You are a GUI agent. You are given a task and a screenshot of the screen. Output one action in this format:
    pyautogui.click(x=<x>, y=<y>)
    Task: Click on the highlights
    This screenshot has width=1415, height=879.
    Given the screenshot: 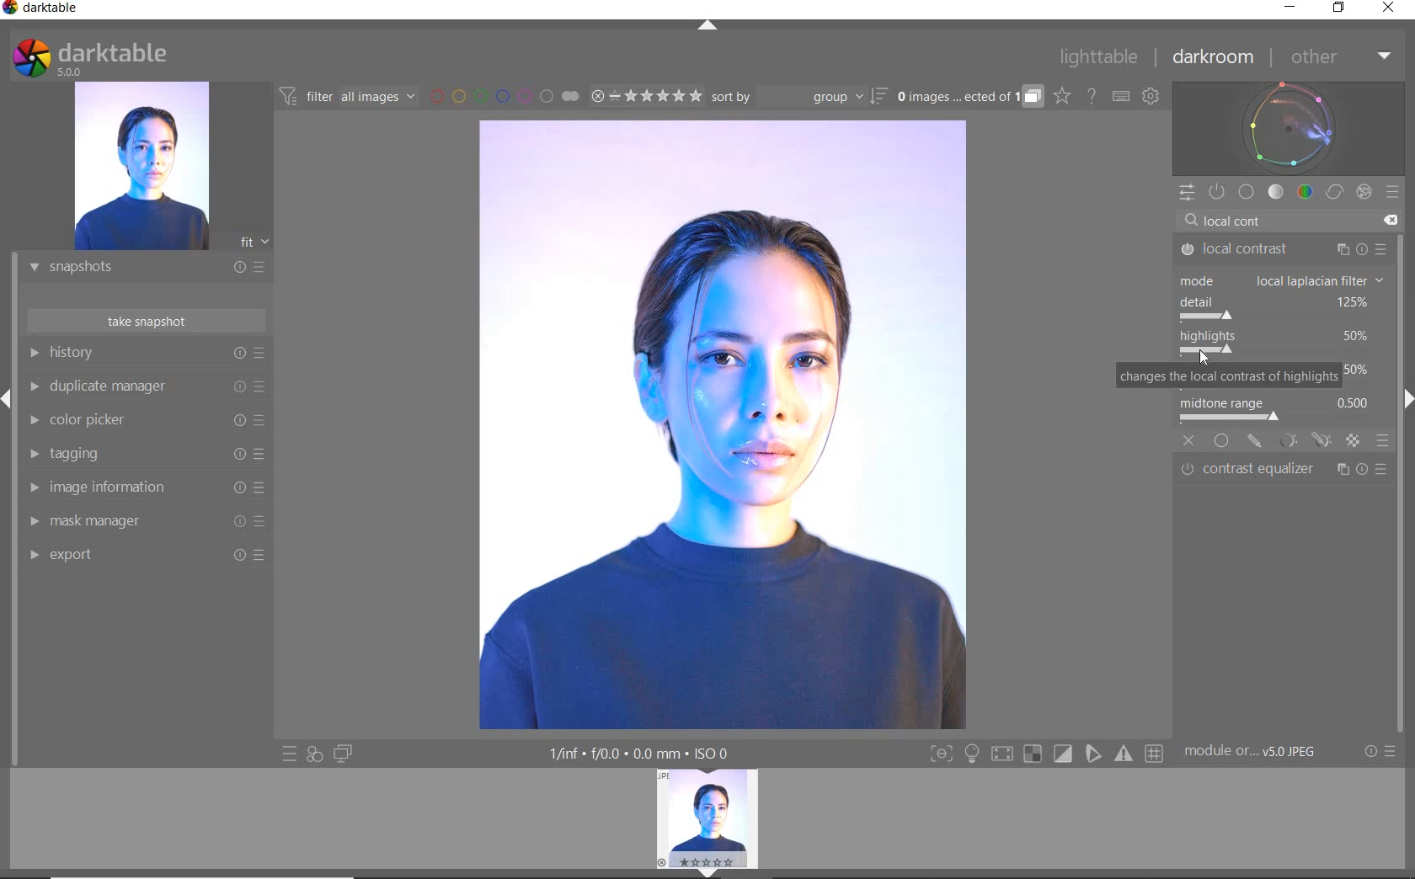 What is the action you would take?
    pyautogui.click(x=1278, y=342)
    